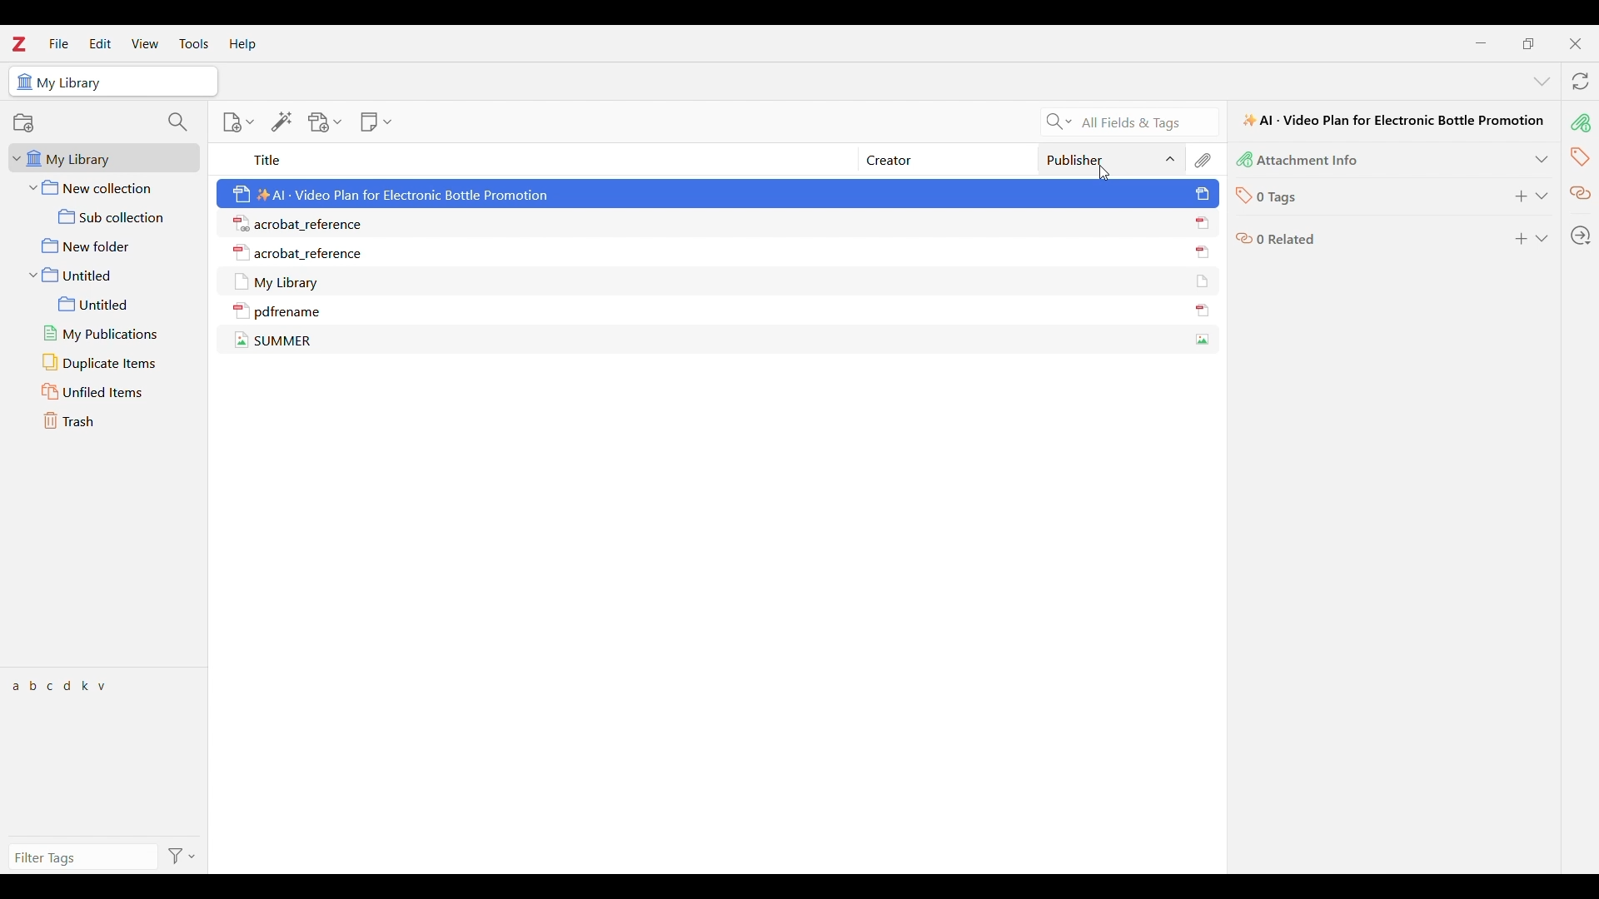  I want to click on My Library, so click(104, 157).